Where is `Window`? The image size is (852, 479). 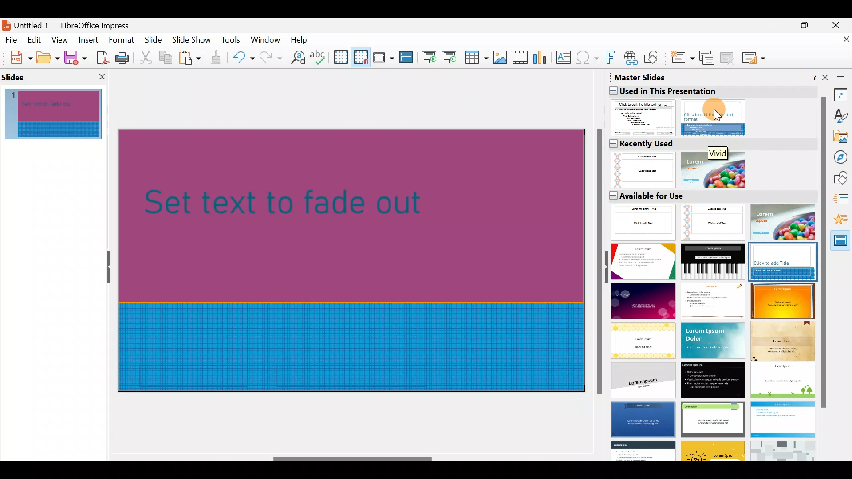
Window is located at coordinates (268, 39).